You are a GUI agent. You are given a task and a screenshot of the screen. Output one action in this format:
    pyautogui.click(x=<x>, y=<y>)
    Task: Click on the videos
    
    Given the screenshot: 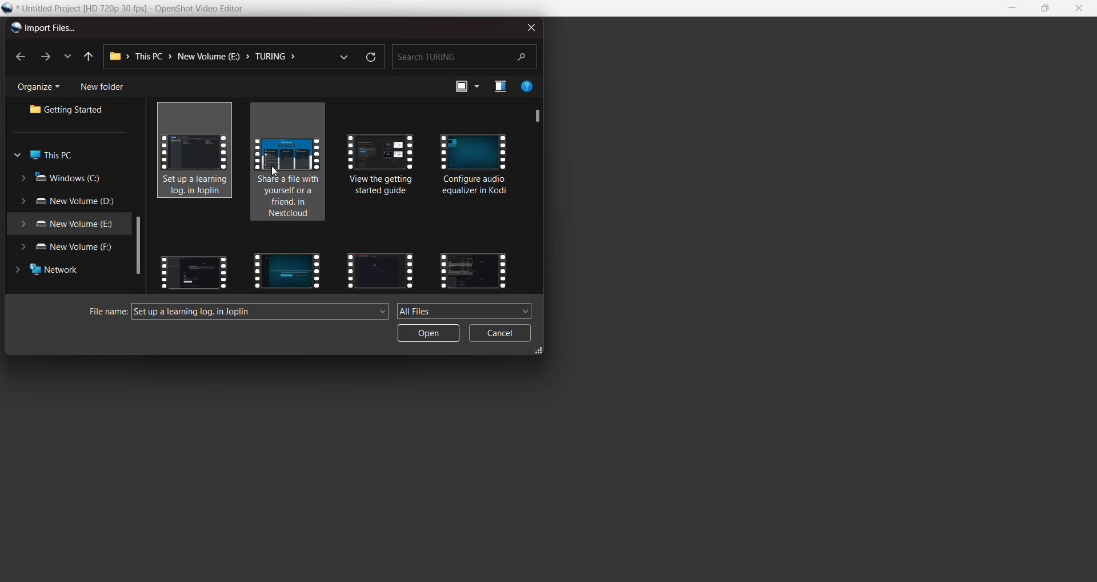 What is the action you would take?
    pyautogui.click(x=473, y=269)
    